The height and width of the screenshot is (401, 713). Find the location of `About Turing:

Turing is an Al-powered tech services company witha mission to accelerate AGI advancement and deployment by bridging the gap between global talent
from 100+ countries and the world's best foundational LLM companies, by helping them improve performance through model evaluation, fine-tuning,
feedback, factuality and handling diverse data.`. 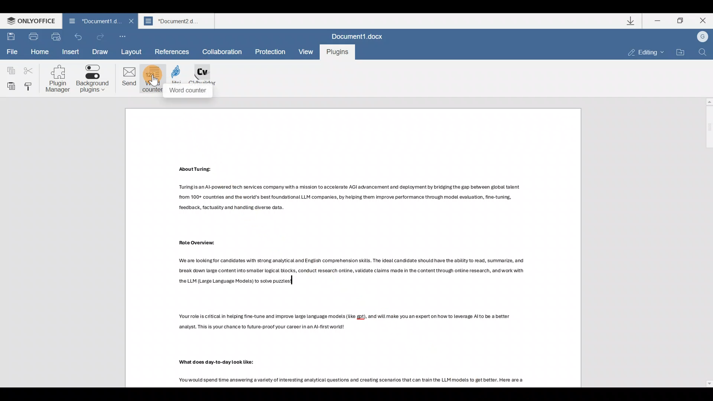

About Turing:

Turing is an Al-powered tech services company witha mission to accelerate AGI advancement and deployment by bridging the gap between global talent
from 100+ countries and the world's best foundational LLM companies, by helping them improve performance through model evaluation, fine-tuning,
feedback, factuality and handling diverse data. is located at coordinates (347, 189).